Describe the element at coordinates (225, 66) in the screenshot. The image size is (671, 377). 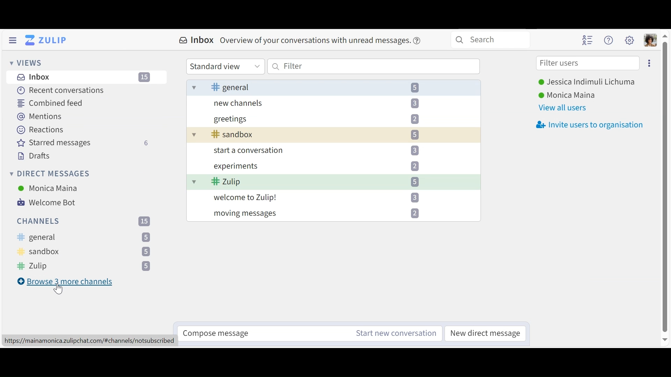
I see `Standard view` at that location.